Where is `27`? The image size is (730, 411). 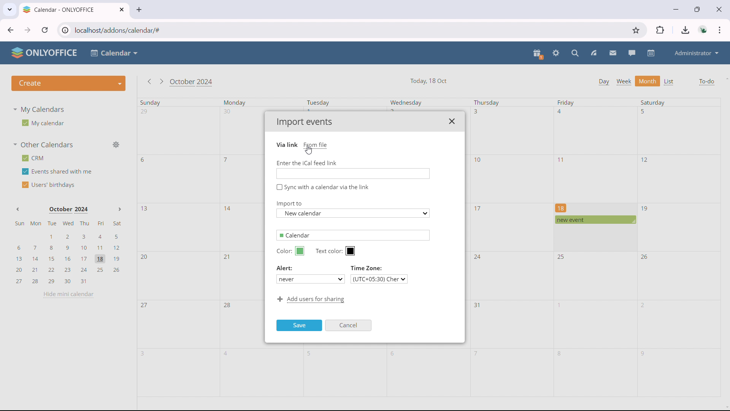 27 is located at coordinates (145, 306).